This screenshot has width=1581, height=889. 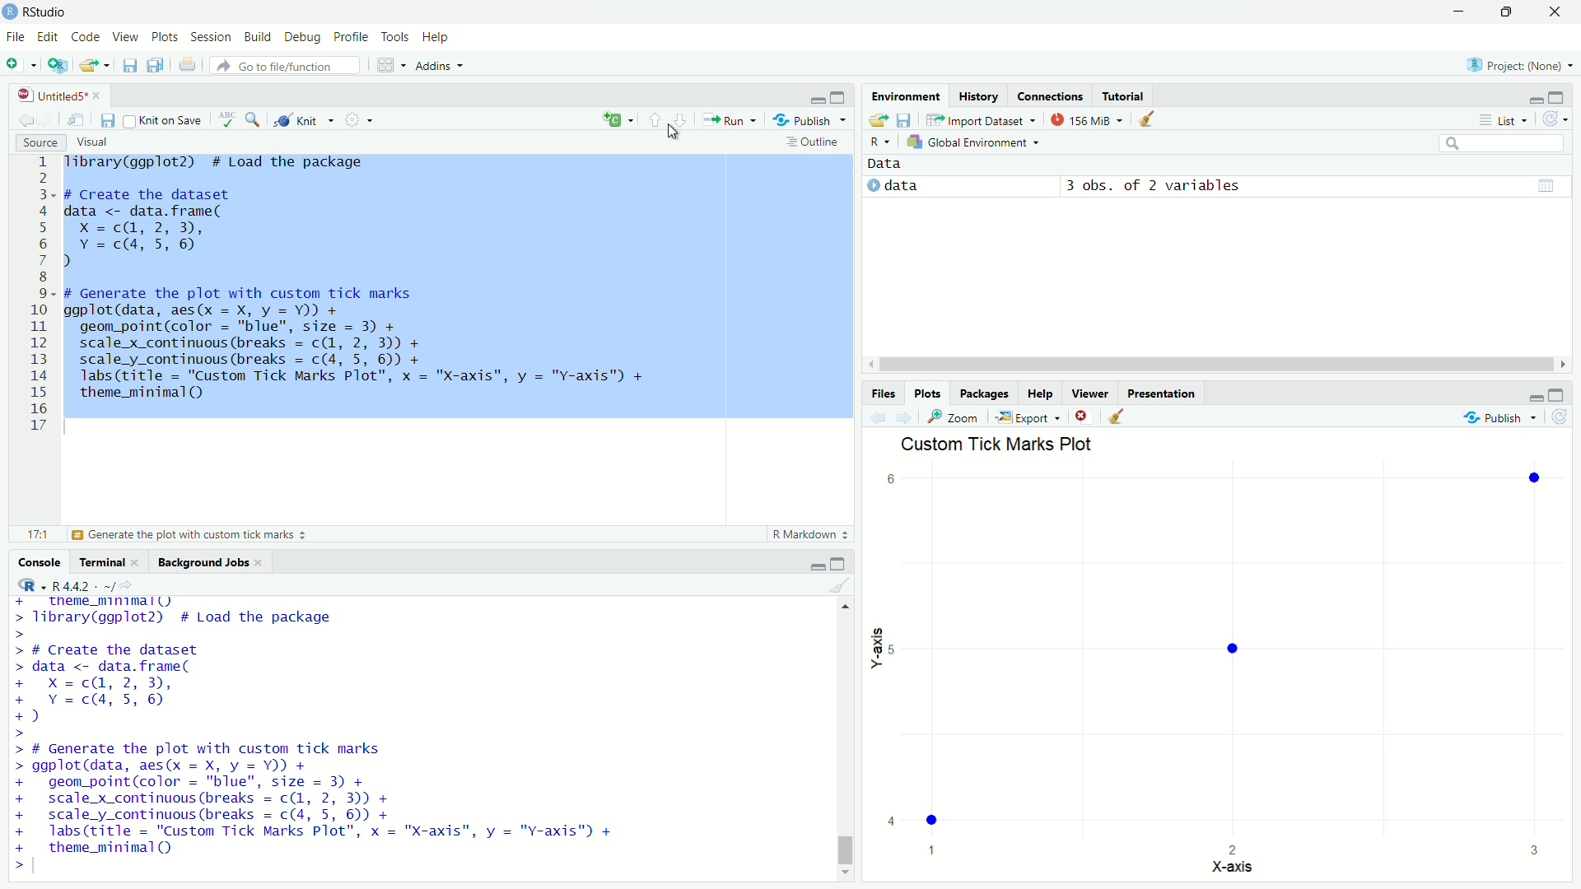 What do you see at coordinates (735, 121) in the screenshot?
I see `run the current line or selection` at bounding box center [735, 121].